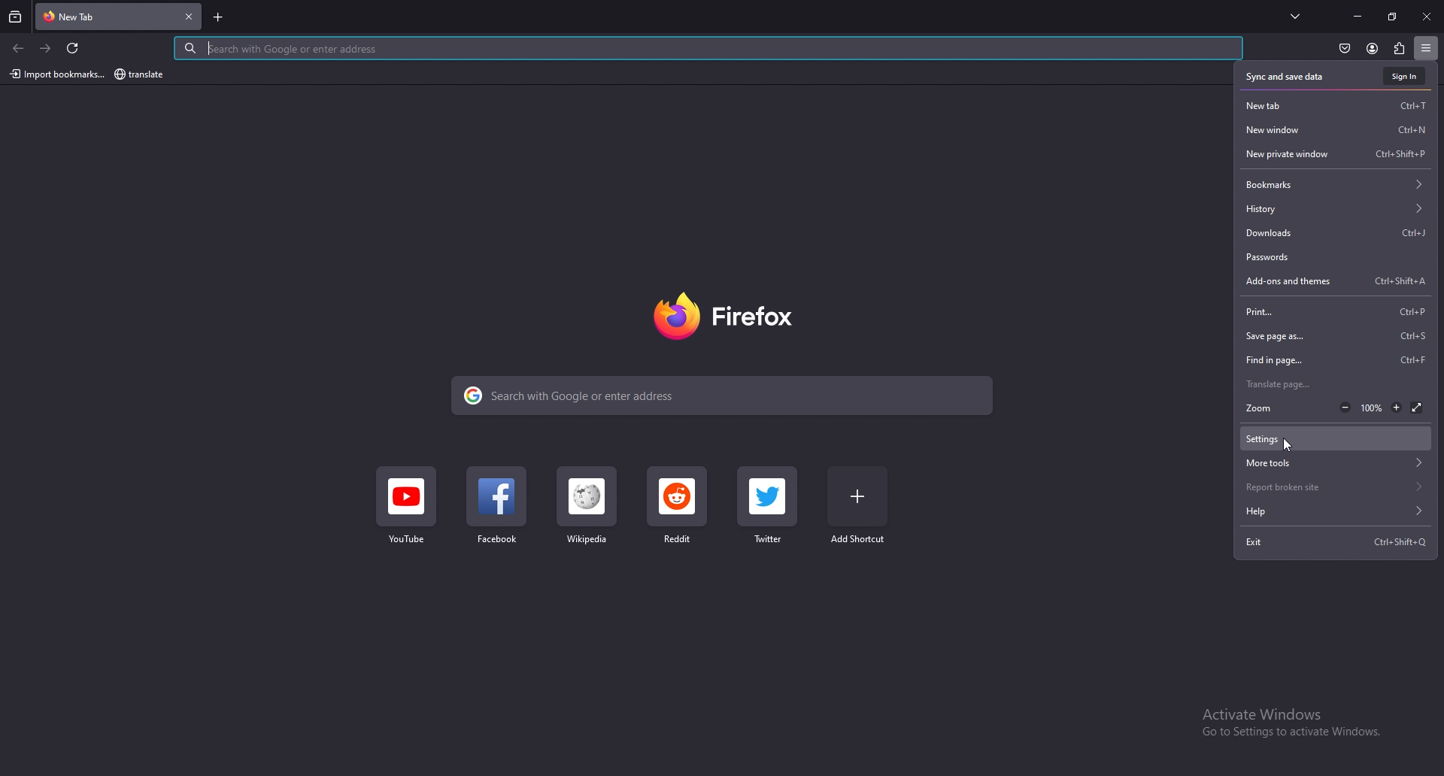 The height and width of the screenshot is (776, 1444). What do you see at coordinates (725, 396) in the screenshot?
I see `search bar` at bounding box center [725, 396].